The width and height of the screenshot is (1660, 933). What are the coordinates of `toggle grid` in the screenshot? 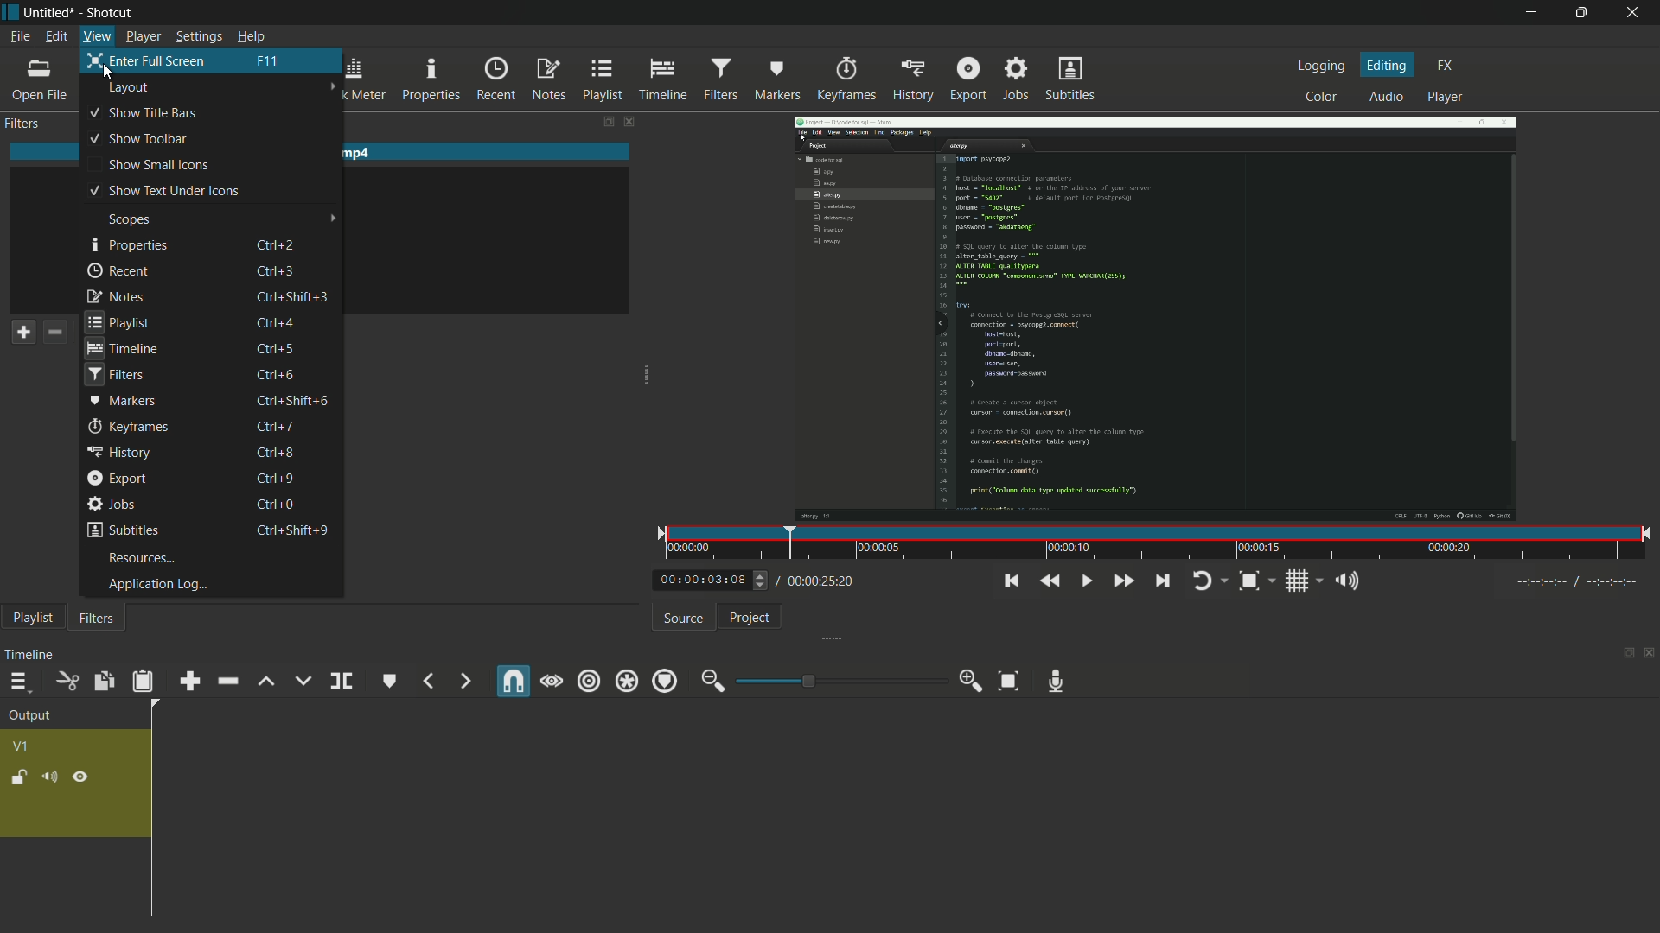 It's located at (1296, 581).